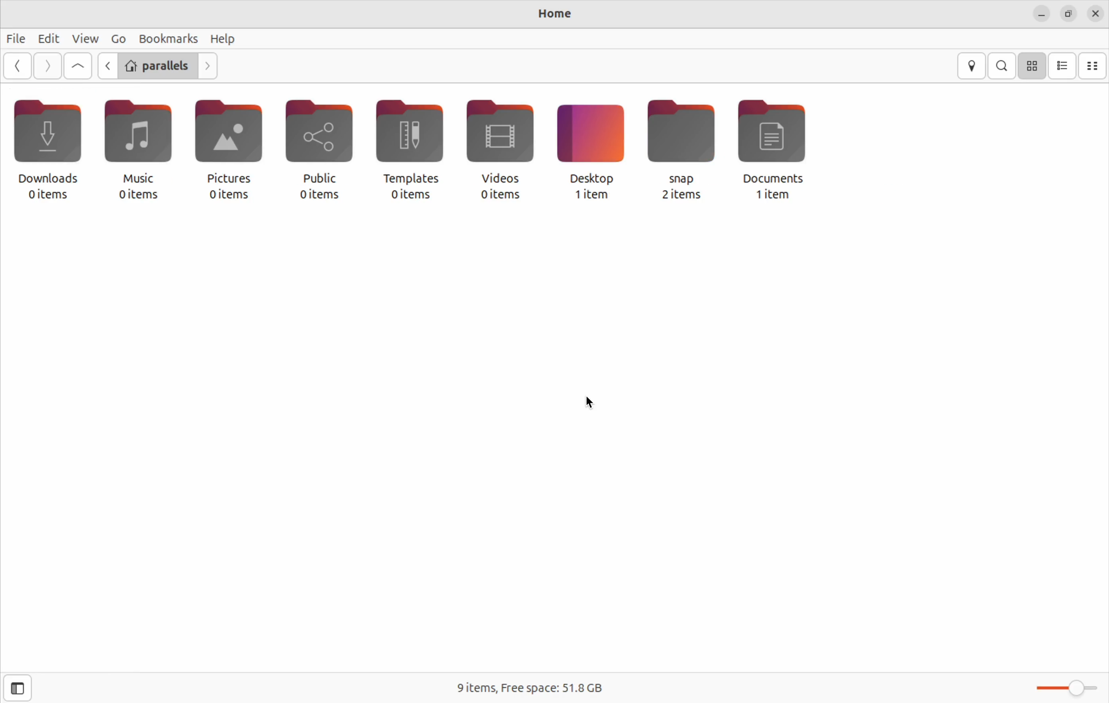 This screenshot has width=1109, height=703. I want to click on minimze, so click(1041, 14).